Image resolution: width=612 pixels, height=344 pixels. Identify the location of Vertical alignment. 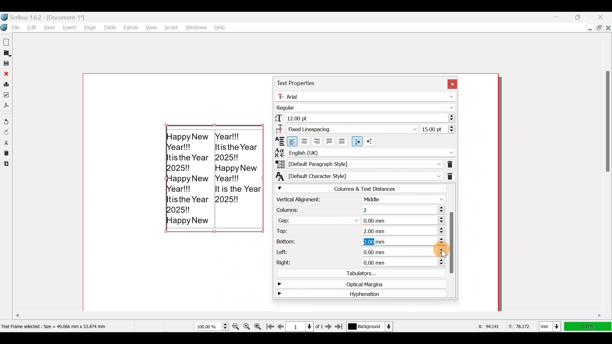
(360, 199).